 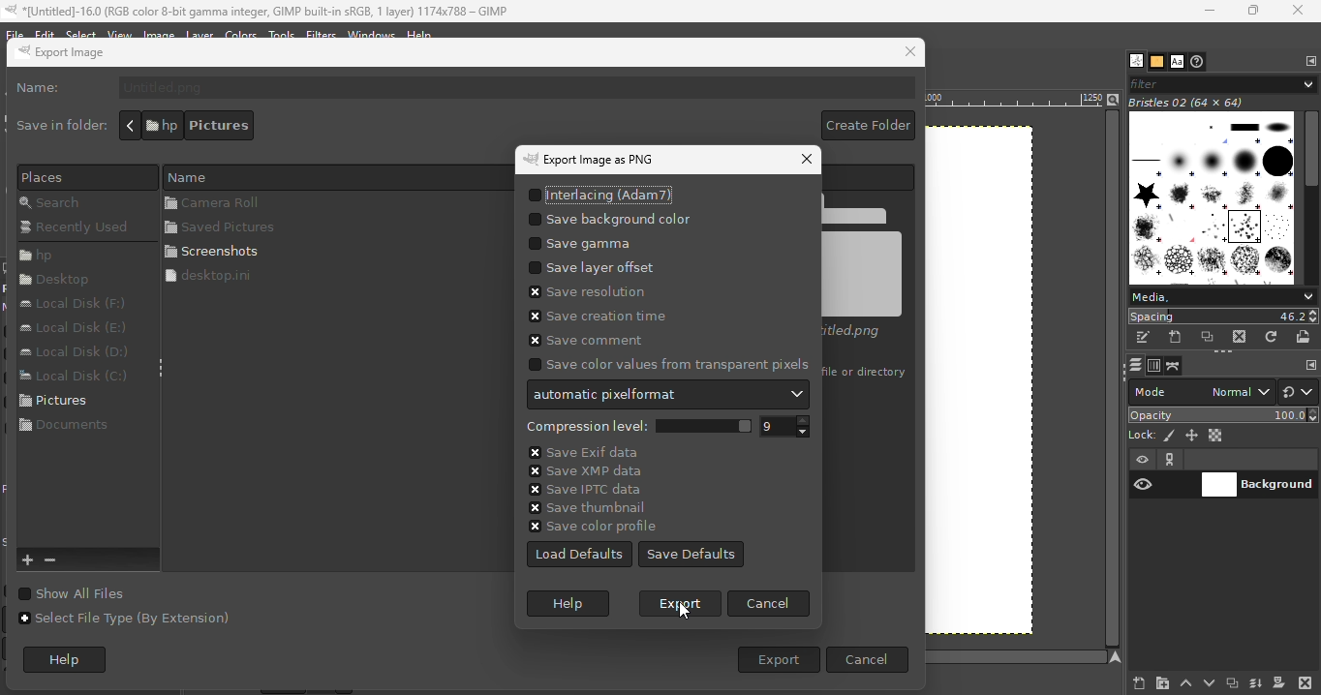 I want to click on Local dsk (E:), so click(x=74, y=329).